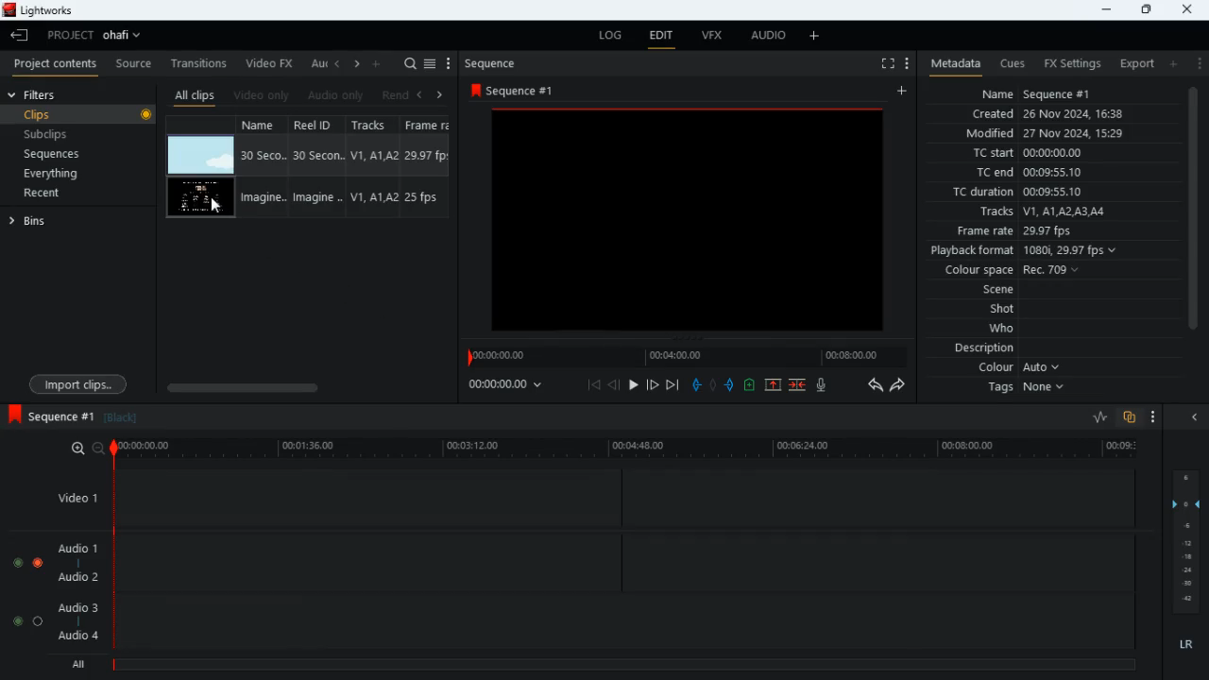  What do you see at coordinates (338, 63) in the screenshot?
I see `left` at bounding box center [338, 63].